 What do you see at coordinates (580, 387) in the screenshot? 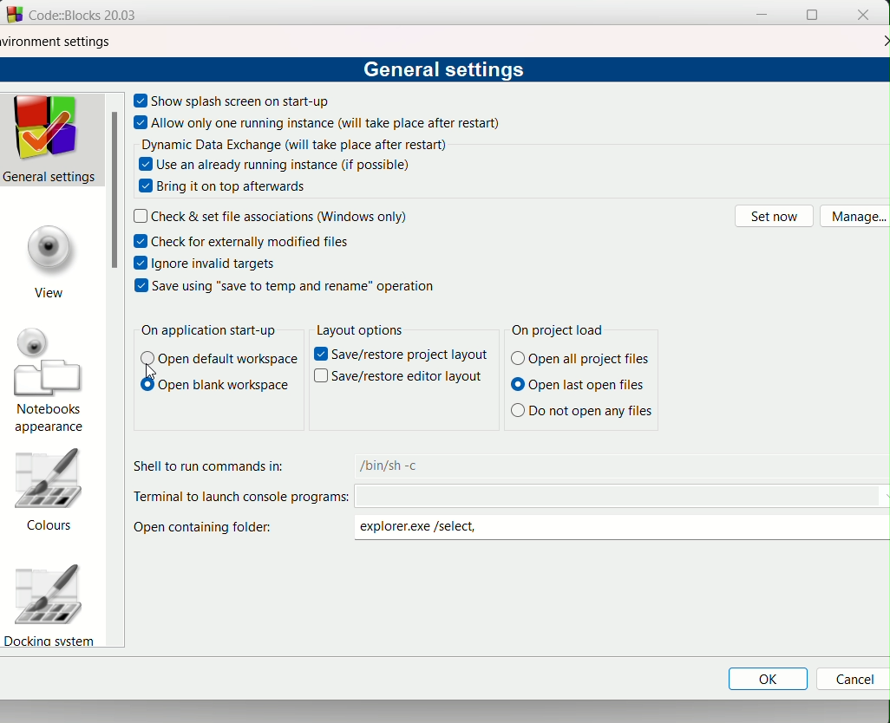
I see `Open last open files` at bounding box center [580, 387].